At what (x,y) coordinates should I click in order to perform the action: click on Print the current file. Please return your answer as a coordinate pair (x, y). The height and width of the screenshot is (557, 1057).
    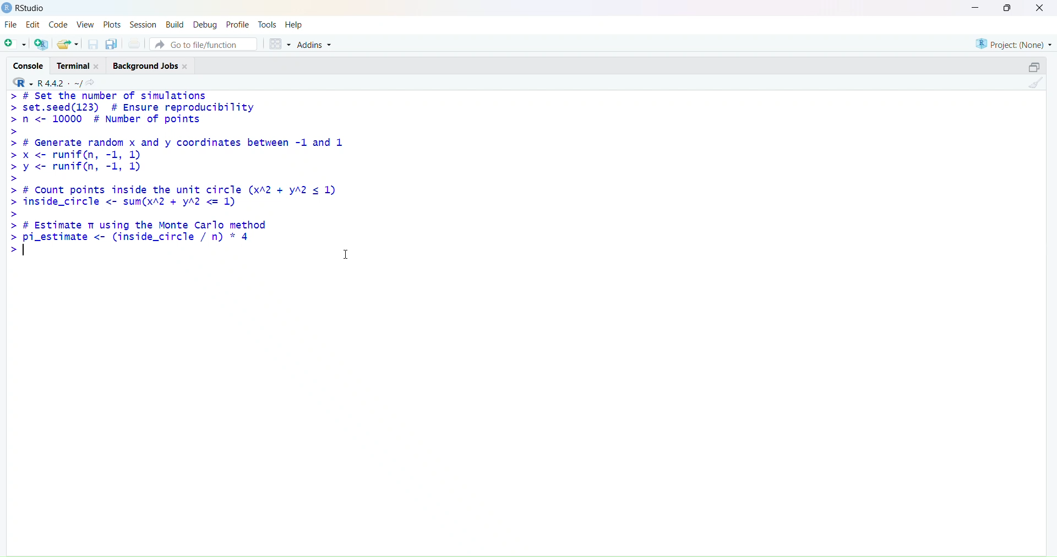
    Looking at the image, I should click on (136, 42).